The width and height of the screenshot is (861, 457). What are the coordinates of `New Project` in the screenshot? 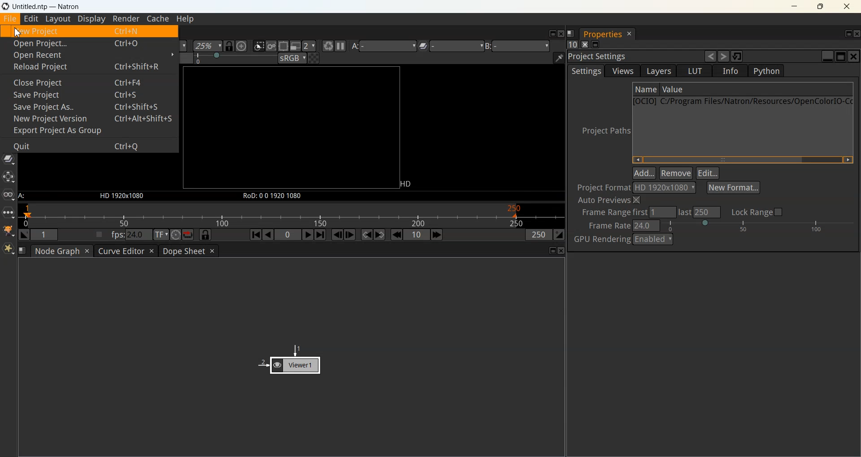 It's located at (89, 31).